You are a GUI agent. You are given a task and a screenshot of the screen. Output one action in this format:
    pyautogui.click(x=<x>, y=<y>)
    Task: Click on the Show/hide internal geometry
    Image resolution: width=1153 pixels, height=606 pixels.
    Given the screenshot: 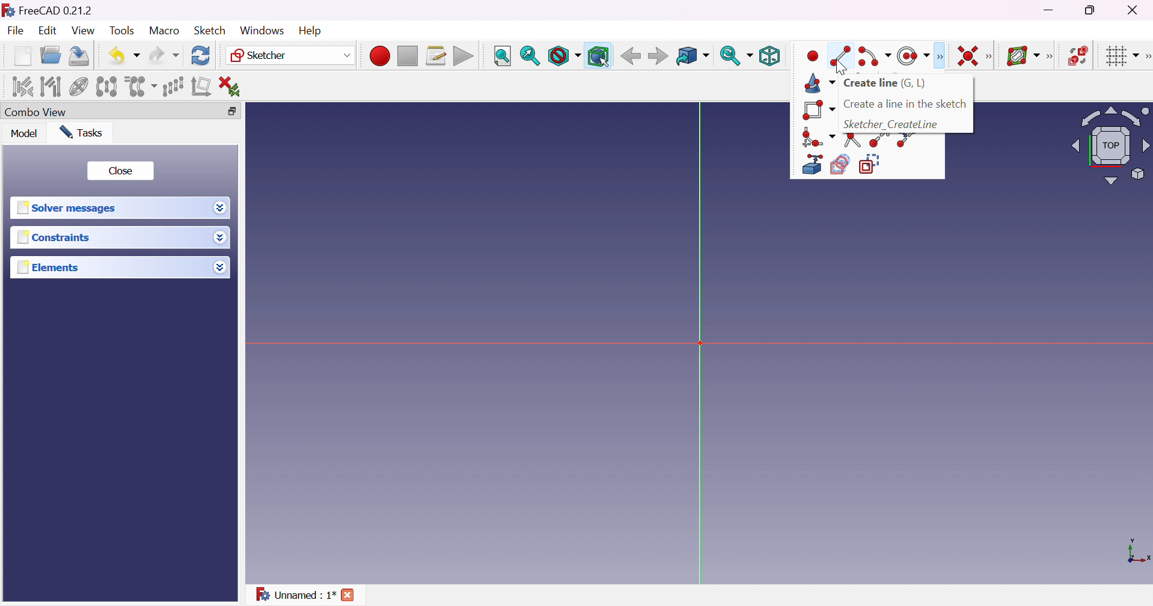 What is the action you would take?
    pyautogui.click(x=78, y=87)
    